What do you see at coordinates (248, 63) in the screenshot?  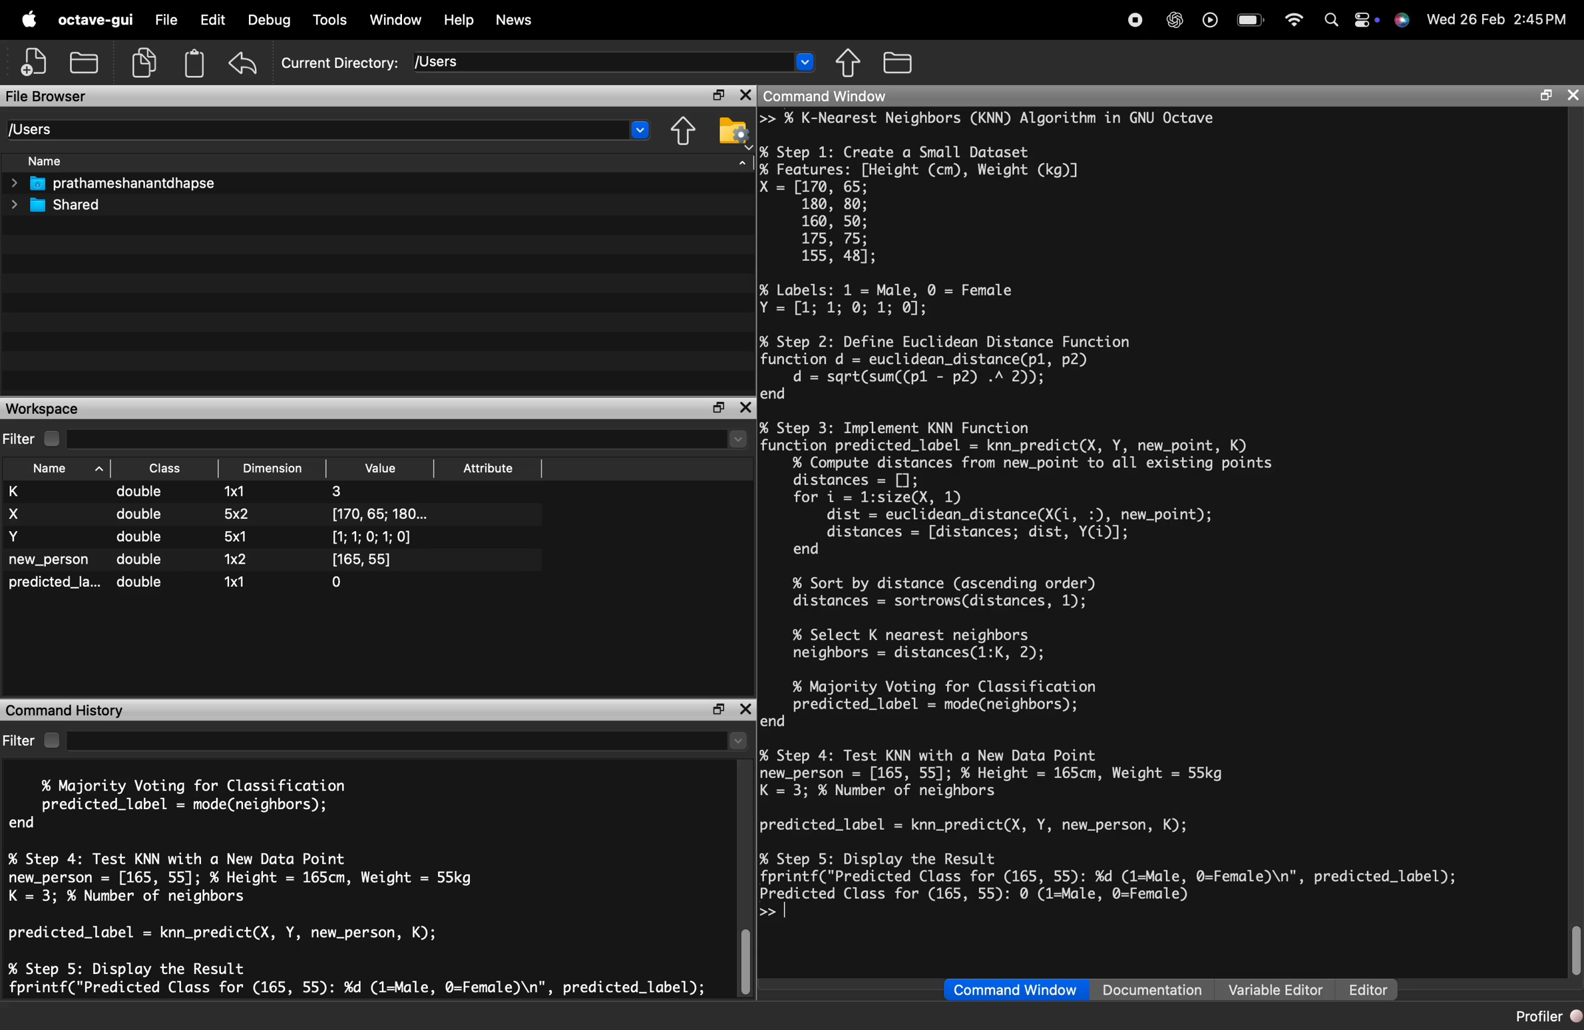 I see `redo` at bounding box center [248, 63].